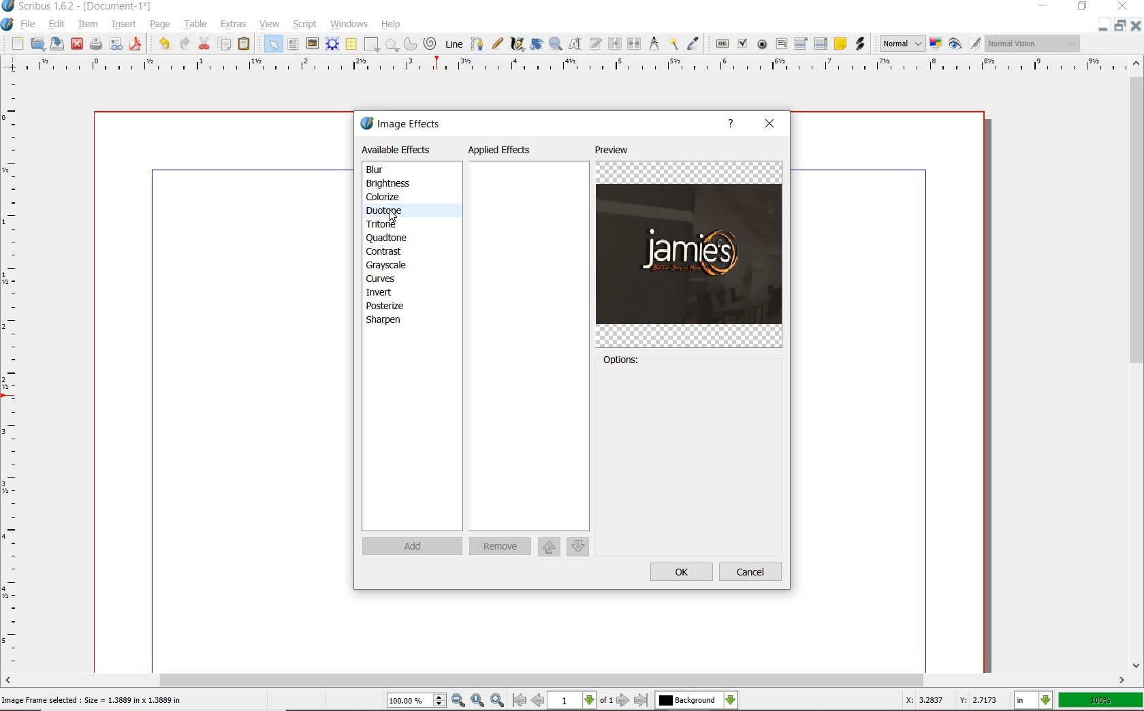  I want to click on Scroll bar, so click(565, 680).